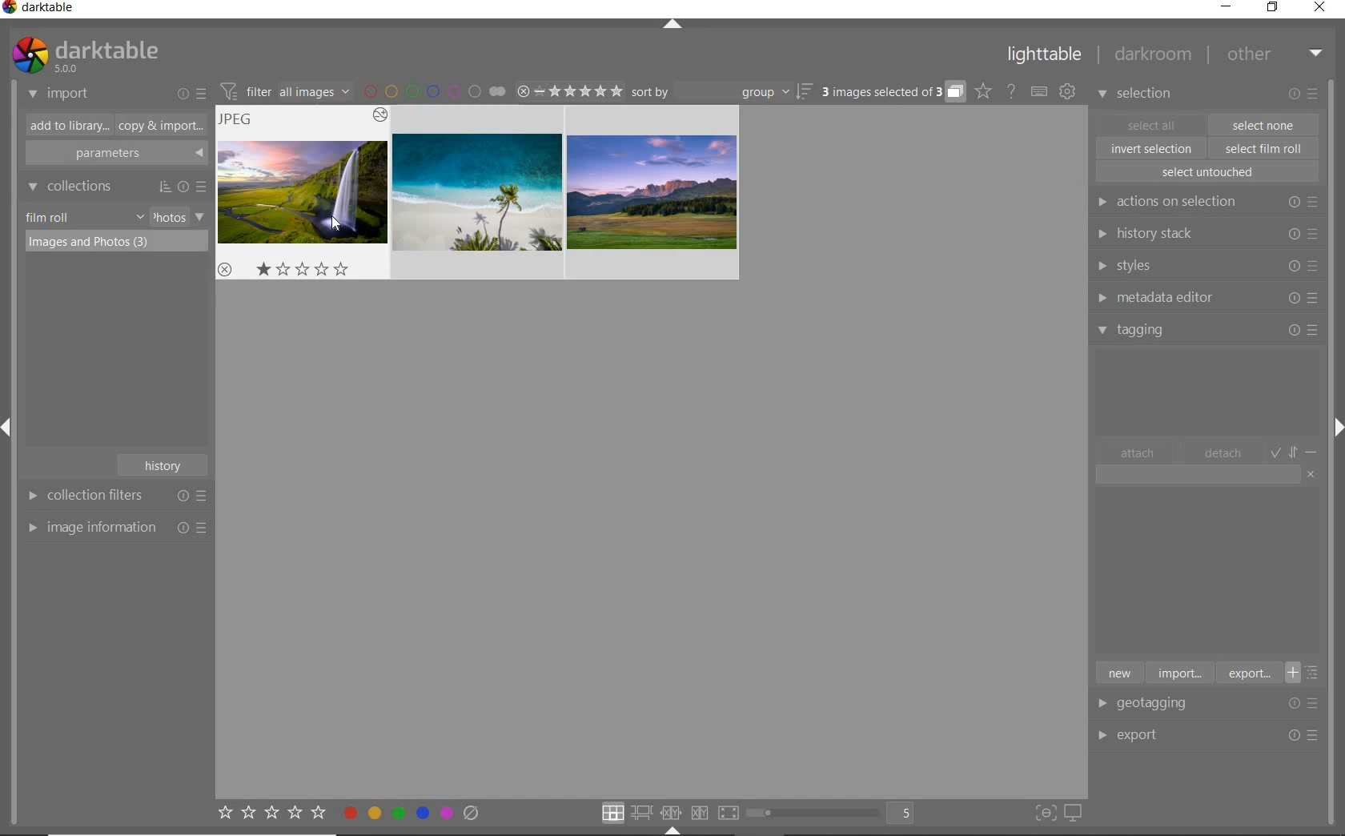 This screenshot has width=1345, height=836. I want to click on film roll, so click(49, 217).